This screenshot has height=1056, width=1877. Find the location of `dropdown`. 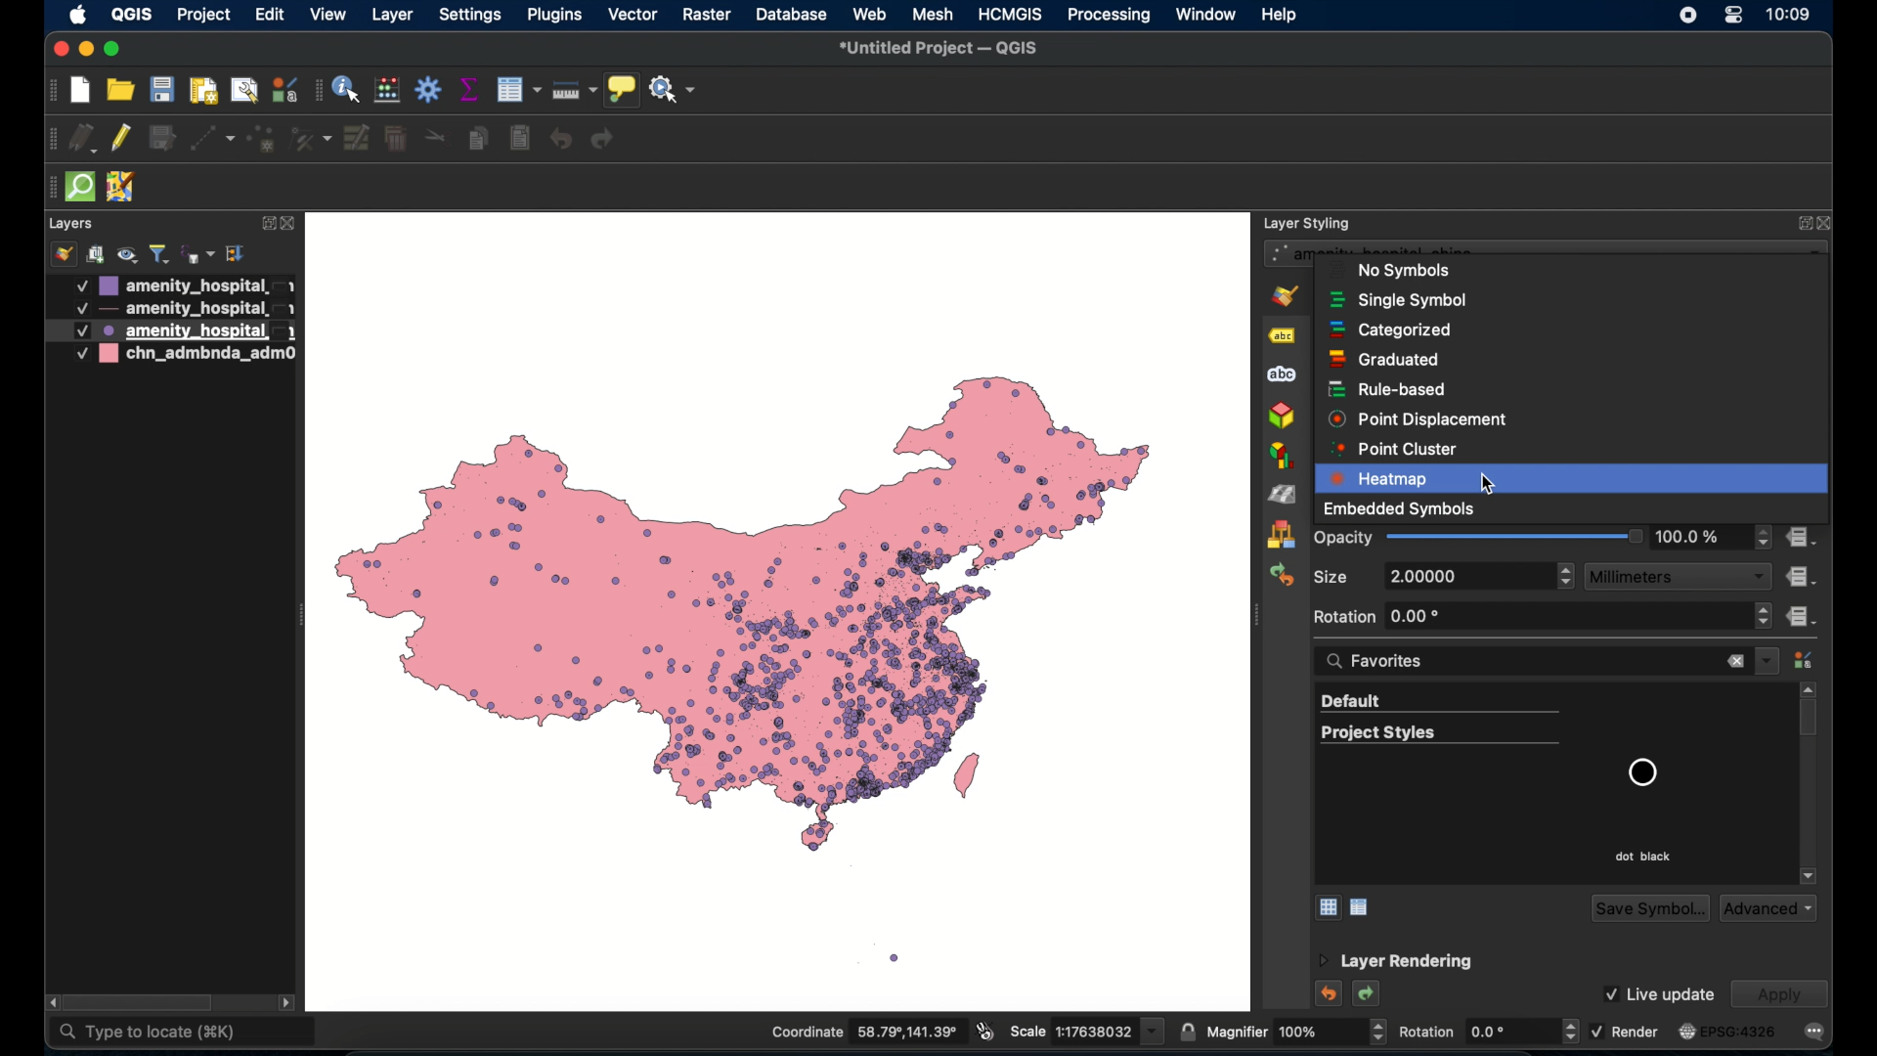

dropdown is located at coordinates (1768, 661).